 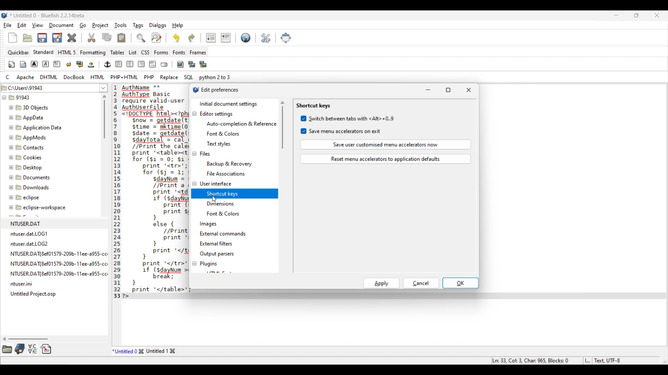 What do you see at coordinates (179, 52) in the screenshot?
I see `Fonts` at bounding box center [179, 52].